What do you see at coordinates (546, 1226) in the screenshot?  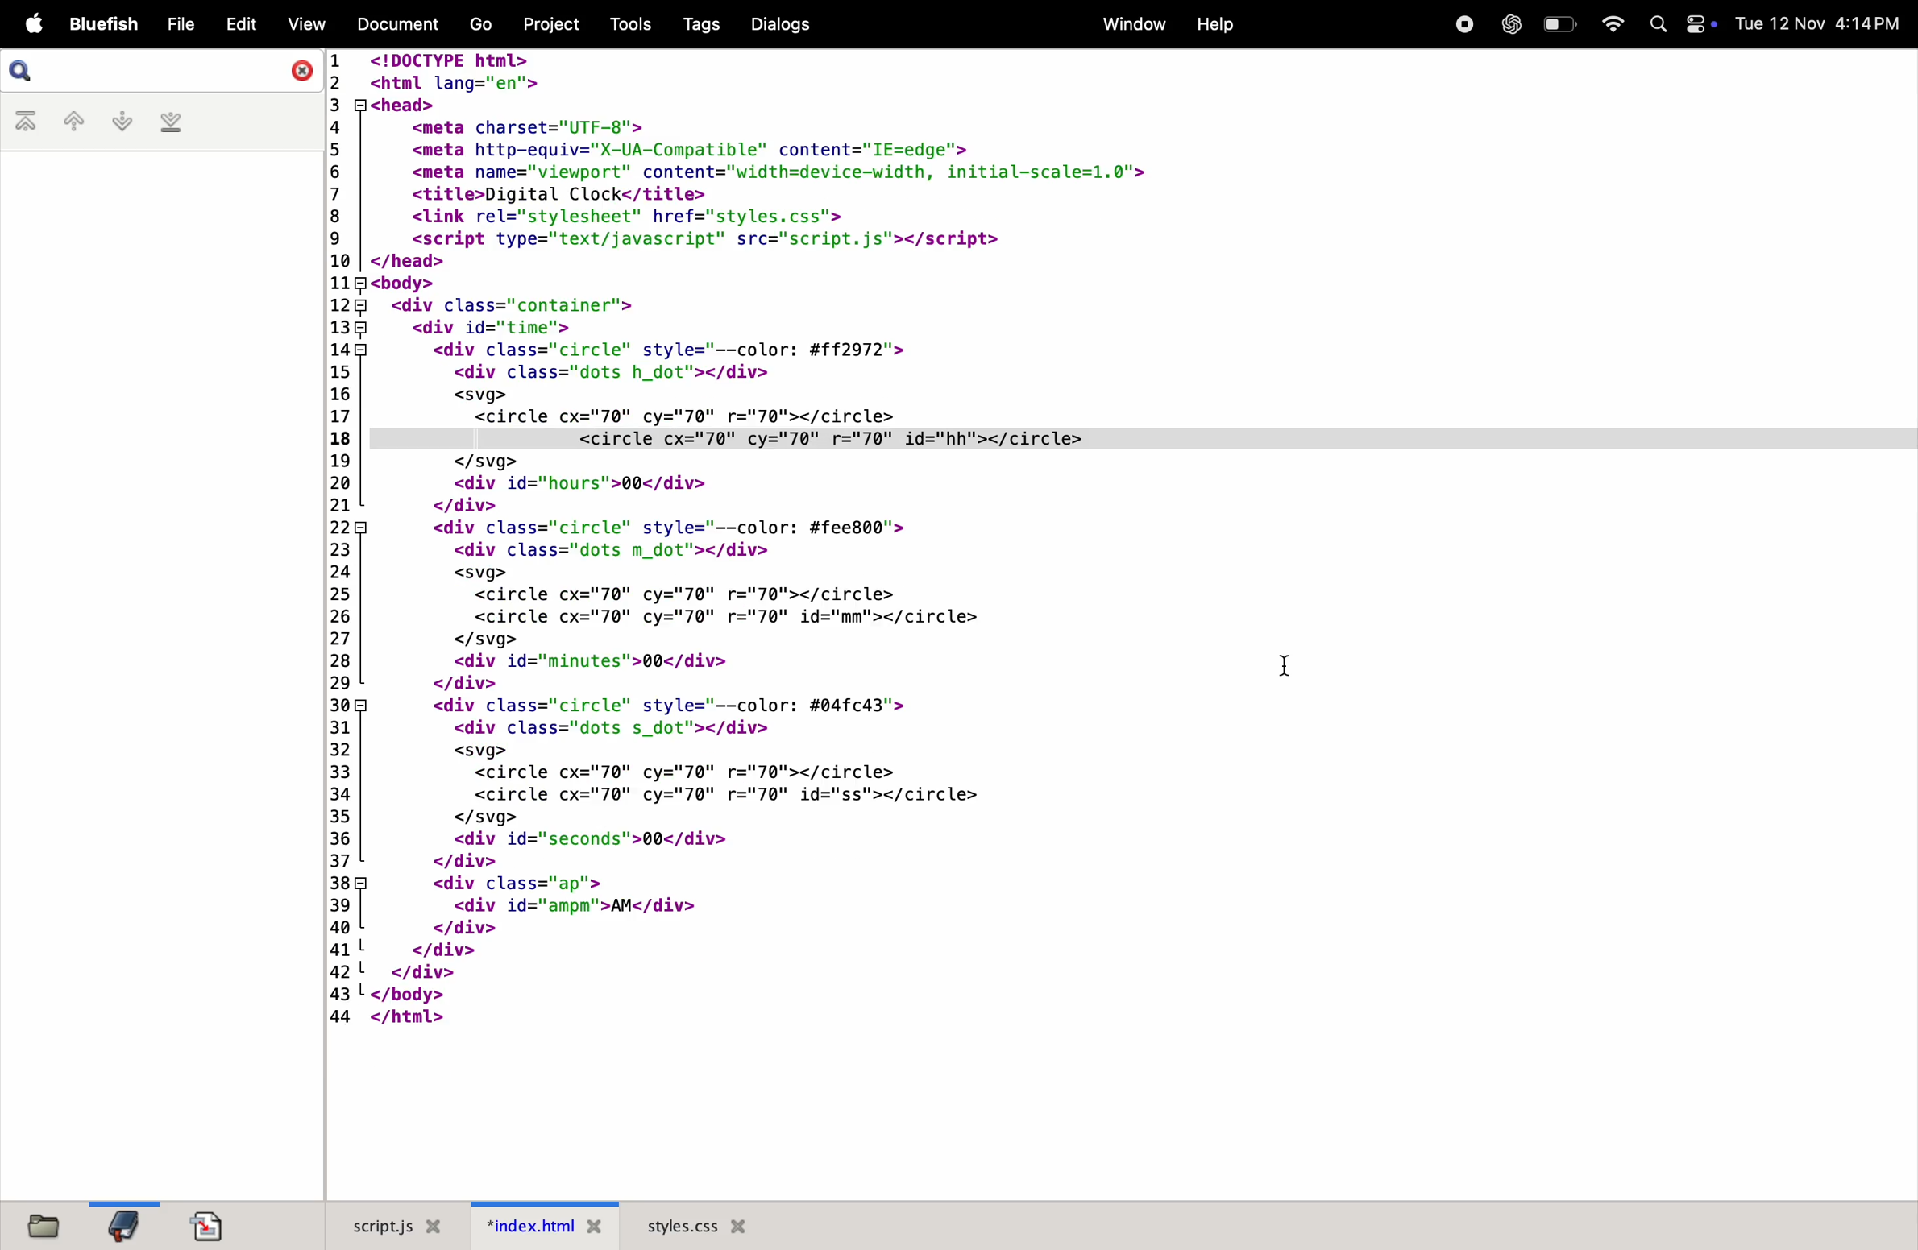 I see `index.html` at bounding box center [546, 1226].